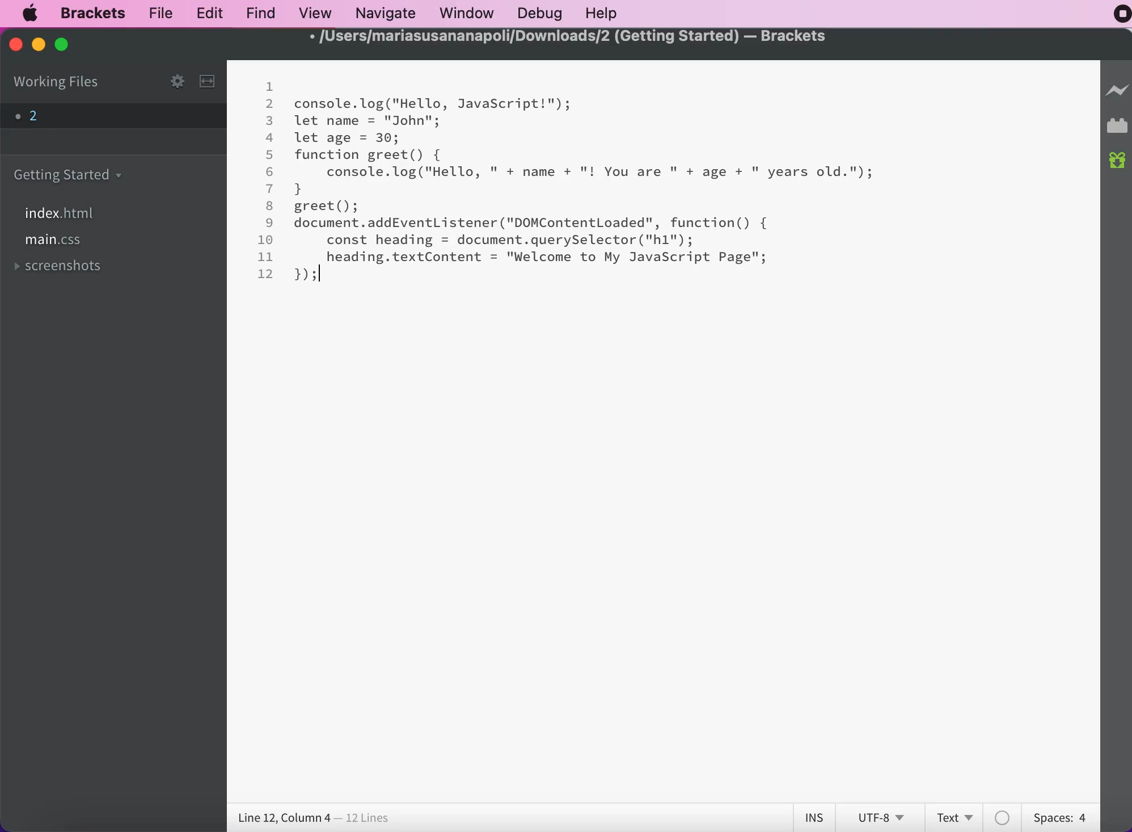 This screenshot has height=832, width=1132. Describe the element at coordinates (1117, 90) in the screenshot. I see `live preview` at that location.